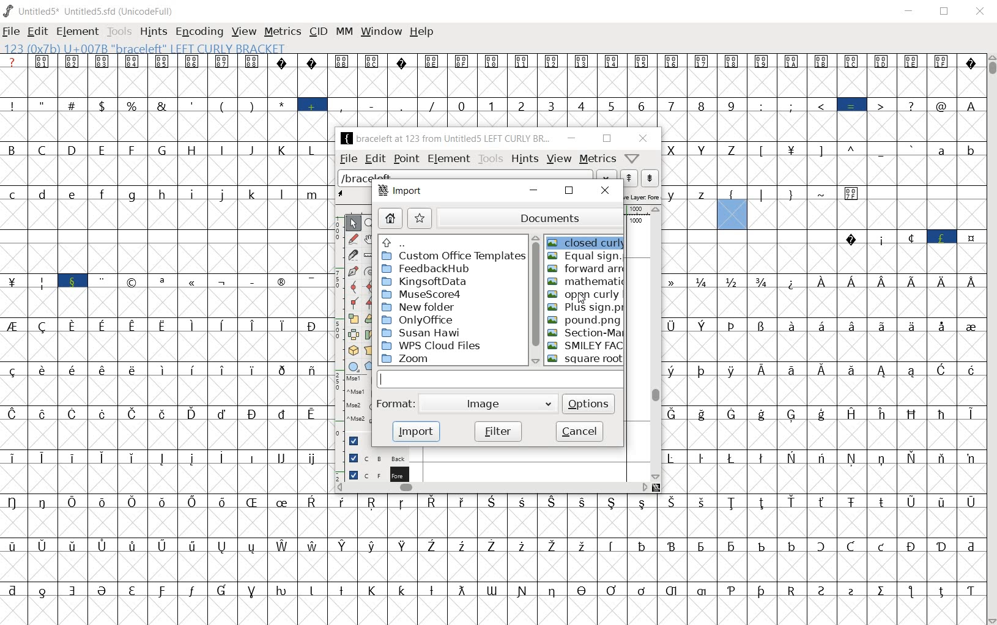  What do you see at coordinates (587, 333) in the screenshot?
I see `Section-Mark` at bounding box center [587, 333].